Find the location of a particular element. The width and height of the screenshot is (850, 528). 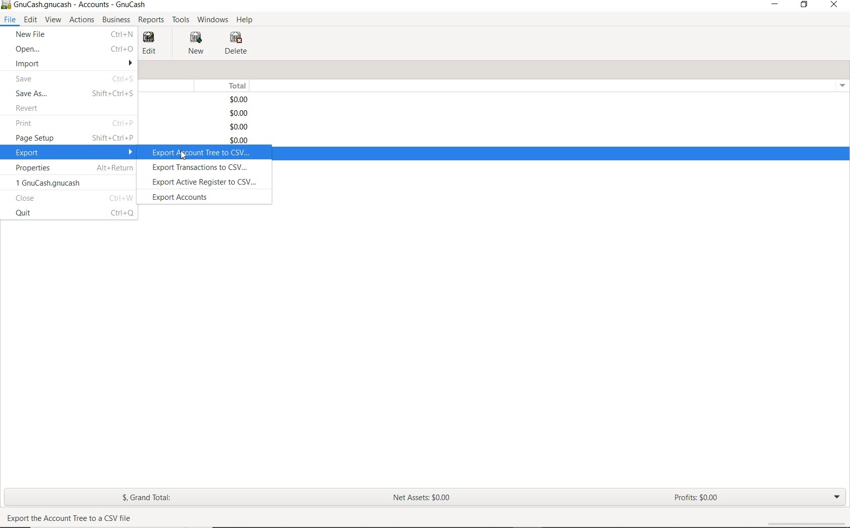

VIEW is located at coordinates (55, 20).